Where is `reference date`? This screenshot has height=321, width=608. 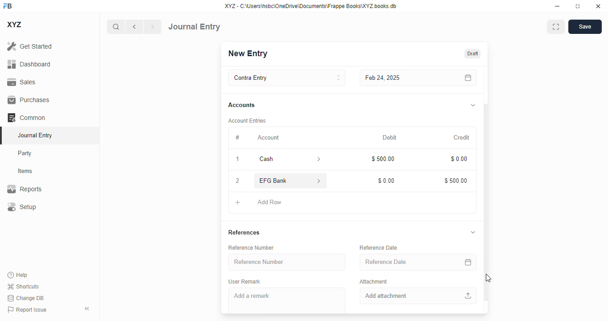 reference date is located at coordinates (379, 247).